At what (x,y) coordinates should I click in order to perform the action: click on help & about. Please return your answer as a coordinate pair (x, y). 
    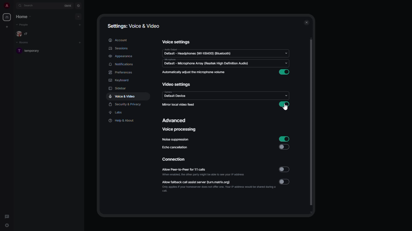
    Looking at the image, I should click on (122, 121).